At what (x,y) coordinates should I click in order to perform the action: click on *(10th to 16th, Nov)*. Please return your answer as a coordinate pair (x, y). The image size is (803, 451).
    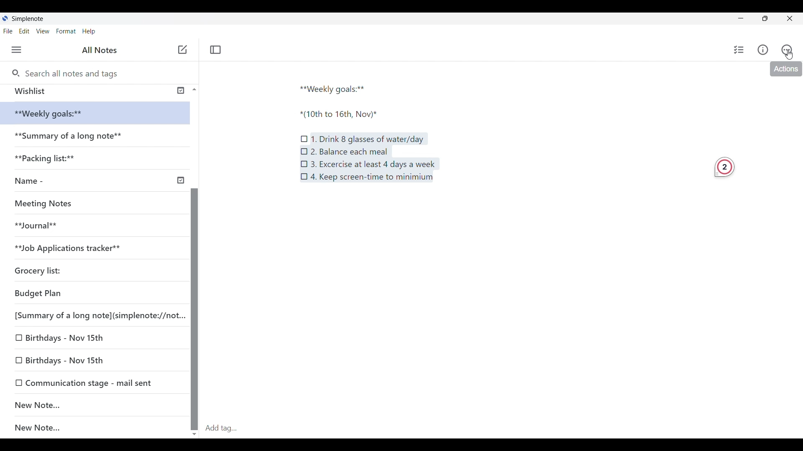
    Looking at the image, I should click on (344, 114).